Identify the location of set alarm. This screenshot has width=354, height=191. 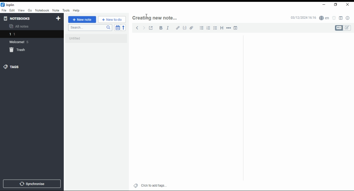
(334, 18).